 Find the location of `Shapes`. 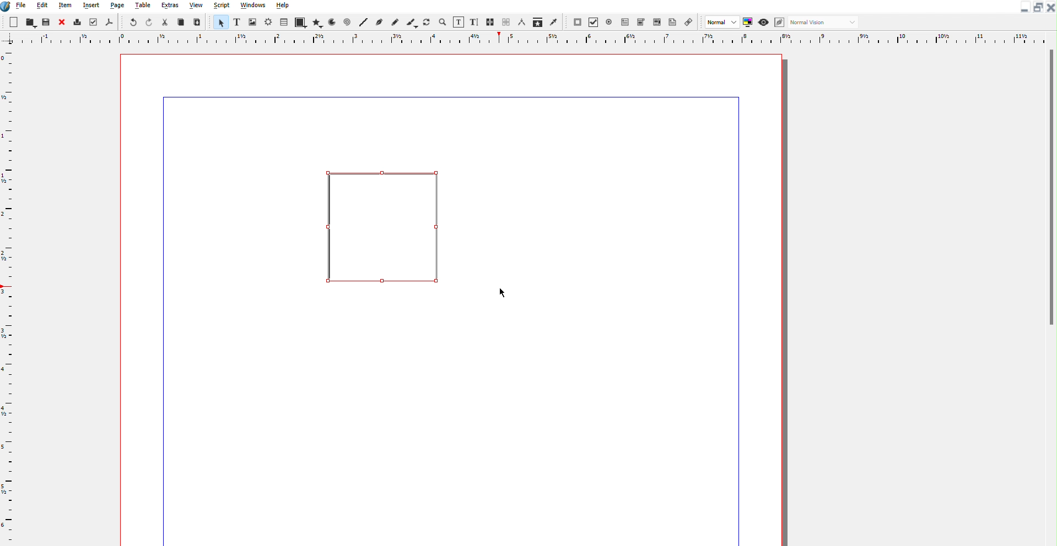

Shapes is located at coordinates (300, 21).